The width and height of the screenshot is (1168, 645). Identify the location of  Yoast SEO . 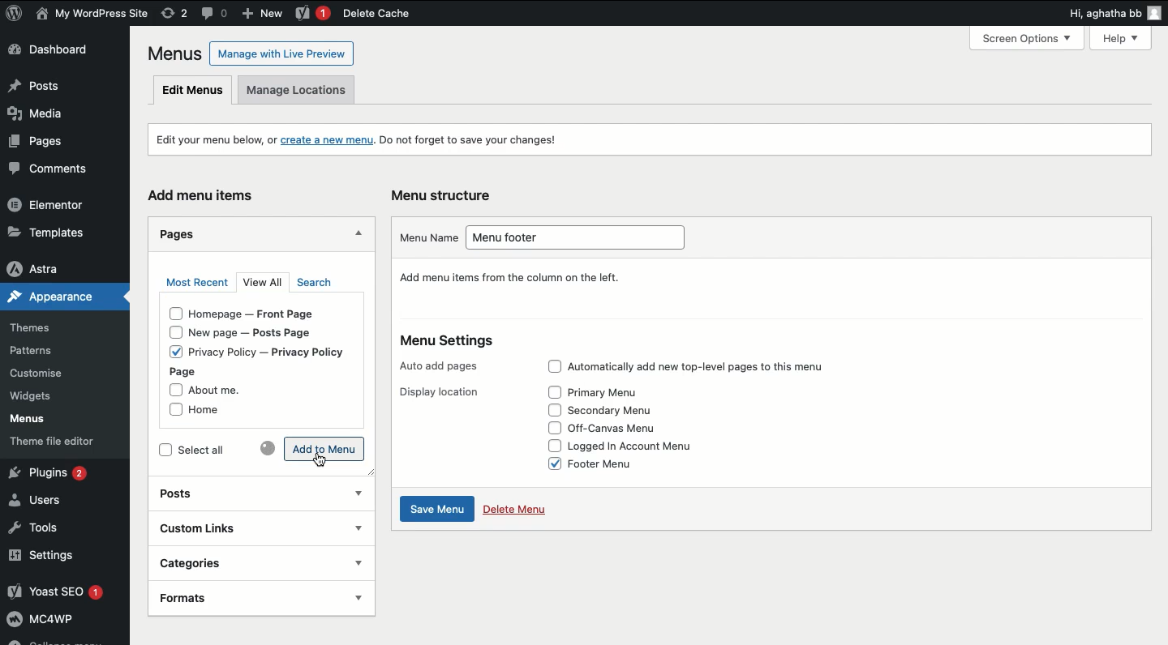
(63, 592).